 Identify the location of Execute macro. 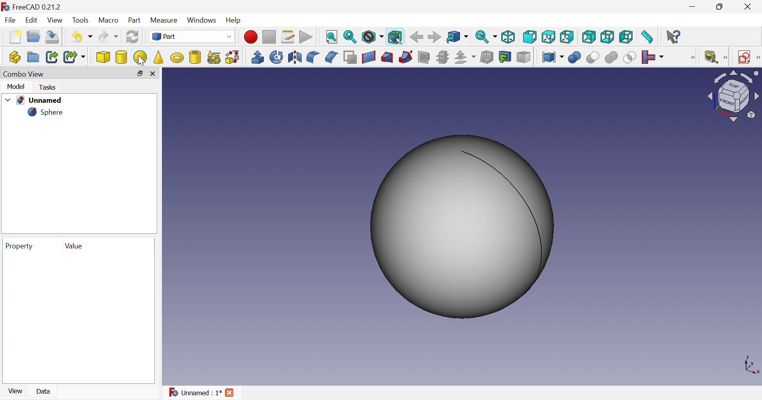
(307, 37).